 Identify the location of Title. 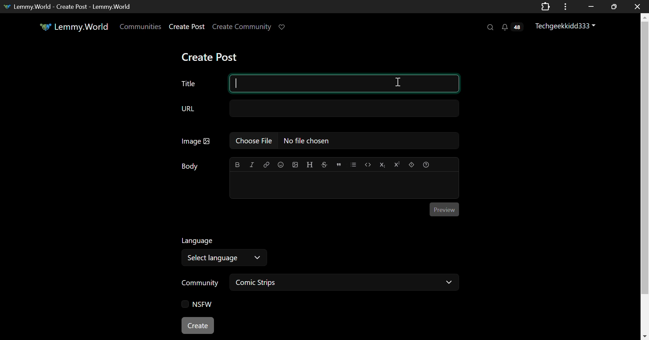
(313, 83).